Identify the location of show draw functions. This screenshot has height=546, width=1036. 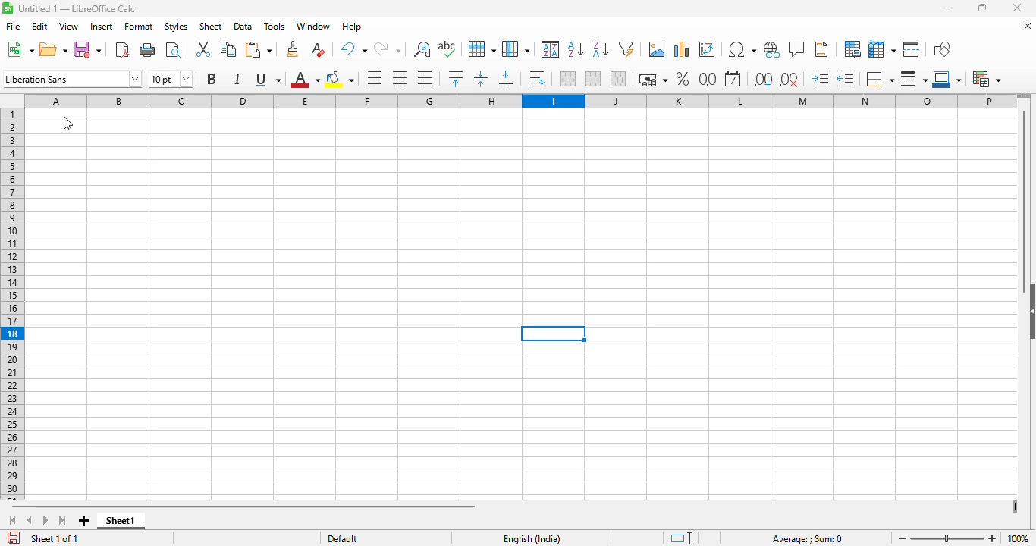
(941, 49).